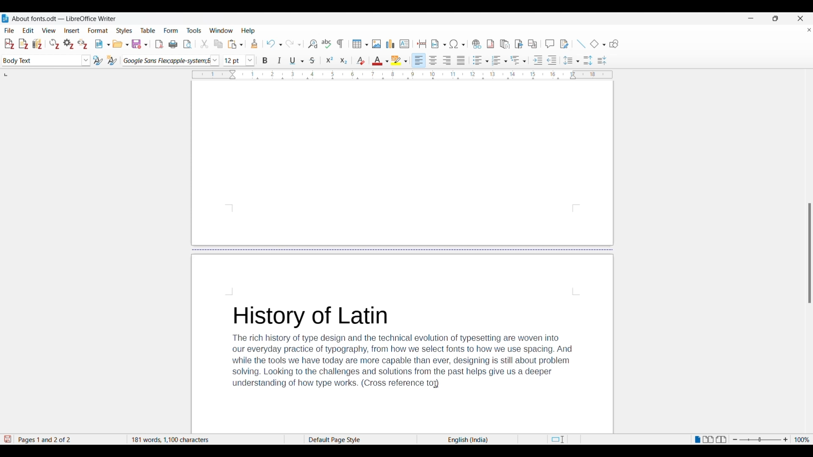 The height and width of the screenshot is (457, 813). Describe the element at coordinates (234, 60) in the screenshot. I see `Input font` at that location.